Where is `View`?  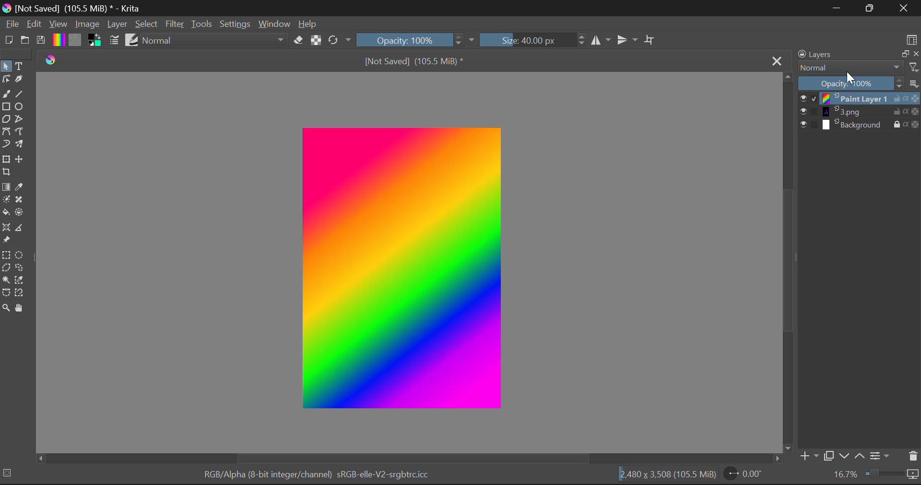 View is located at coordinates (59, 24).